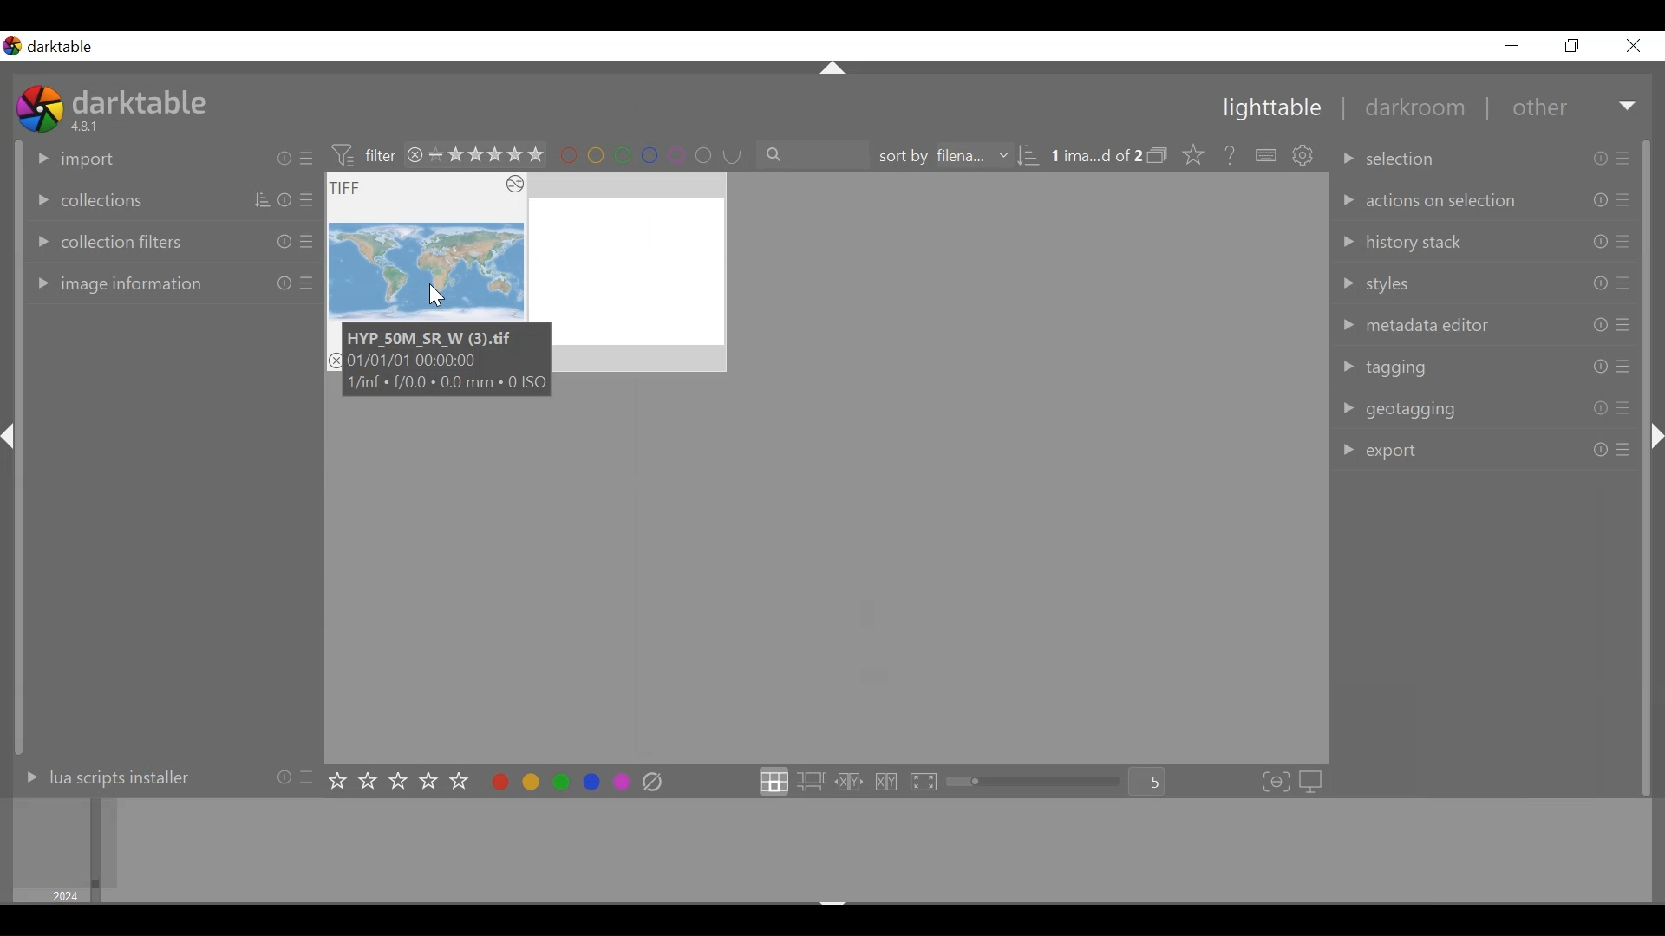  What do you see at coordinates (924, 783) in the screenshot?
I see `click to enter full preview` at bounding box center [924, 783].